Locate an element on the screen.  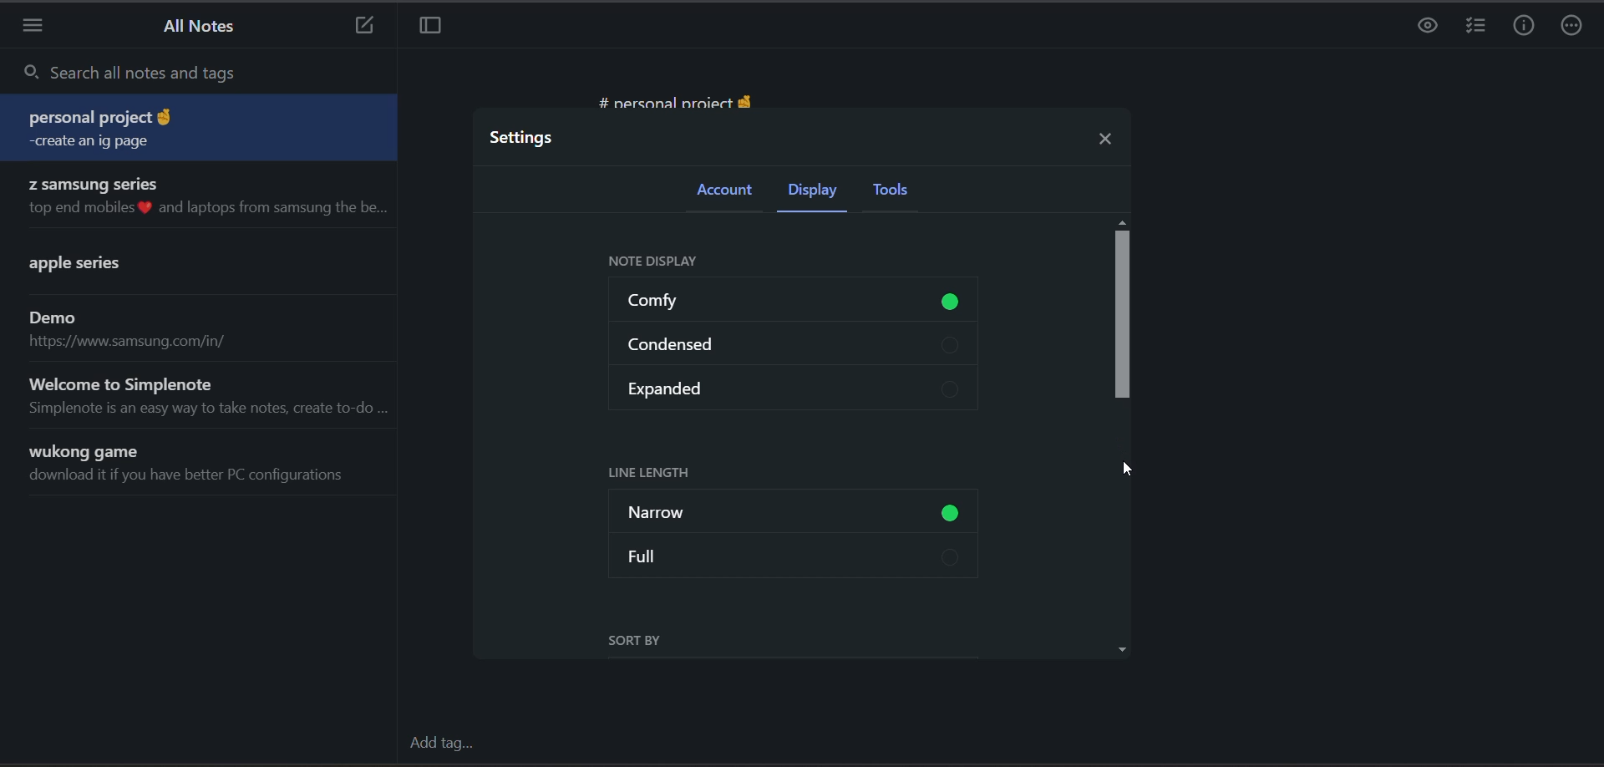
Up is located at coordinates (1123, 220).